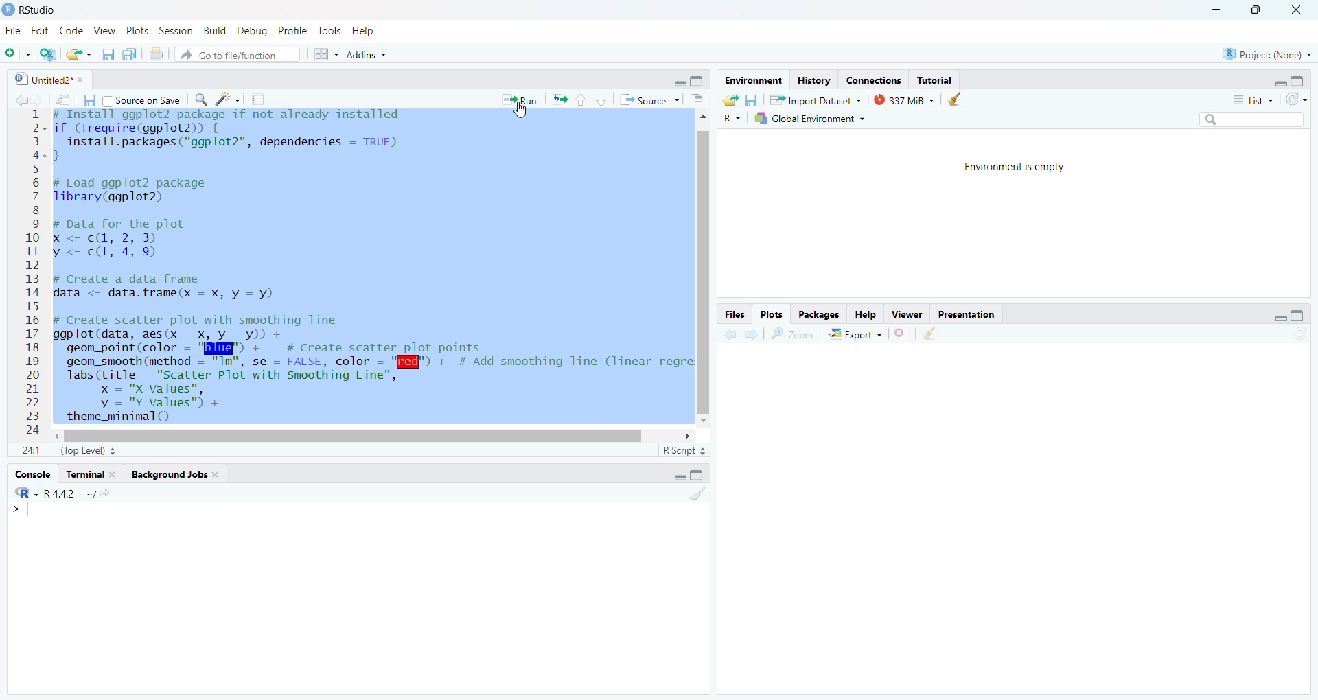 Image resolution: width=1318 pixels, height=700 pixels. Describe the element at coordinates (328, 32) in the screenshot. I see `Tools` at that location.